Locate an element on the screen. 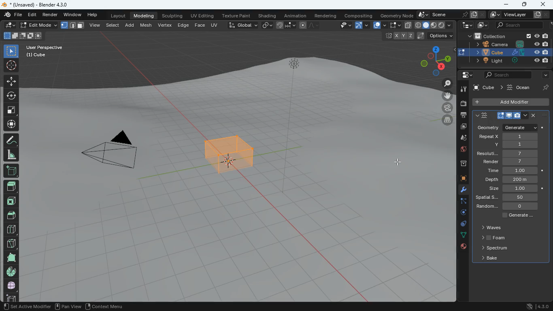 The width and height of the screenshot is (553, 311). shading is located at coordinates (268, 15).